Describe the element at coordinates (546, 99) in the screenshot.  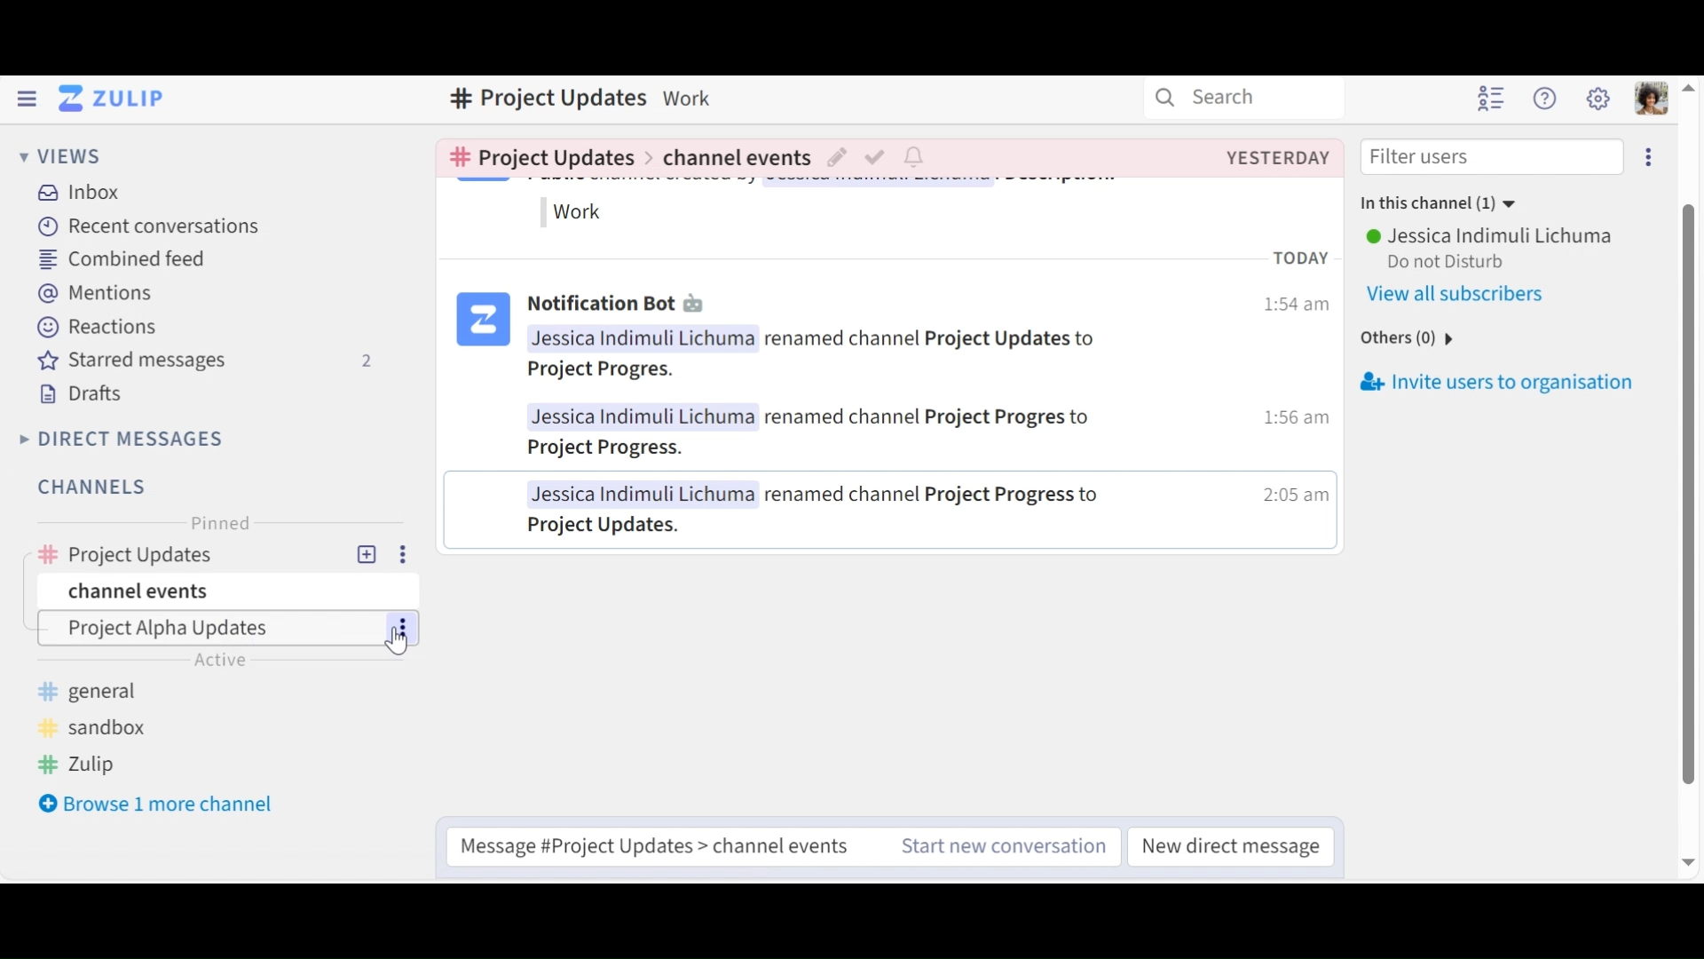
I see `Channel name` at that location.